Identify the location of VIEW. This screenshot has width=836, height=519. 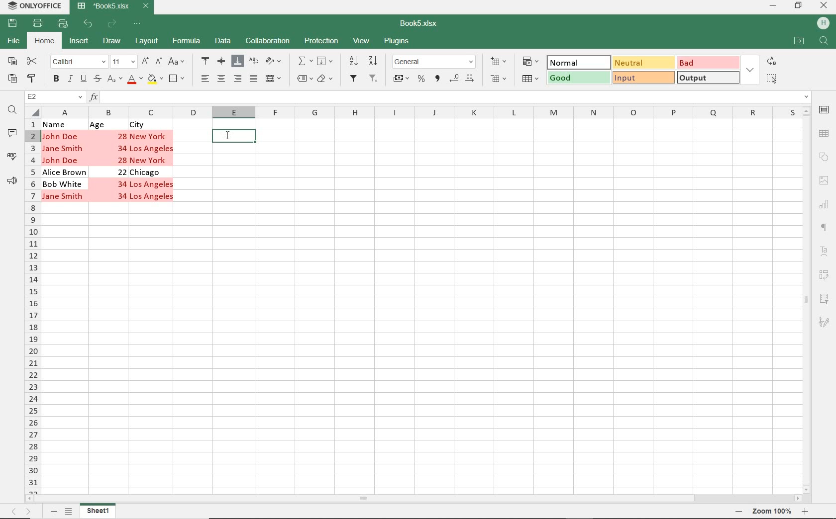
(362, 40).